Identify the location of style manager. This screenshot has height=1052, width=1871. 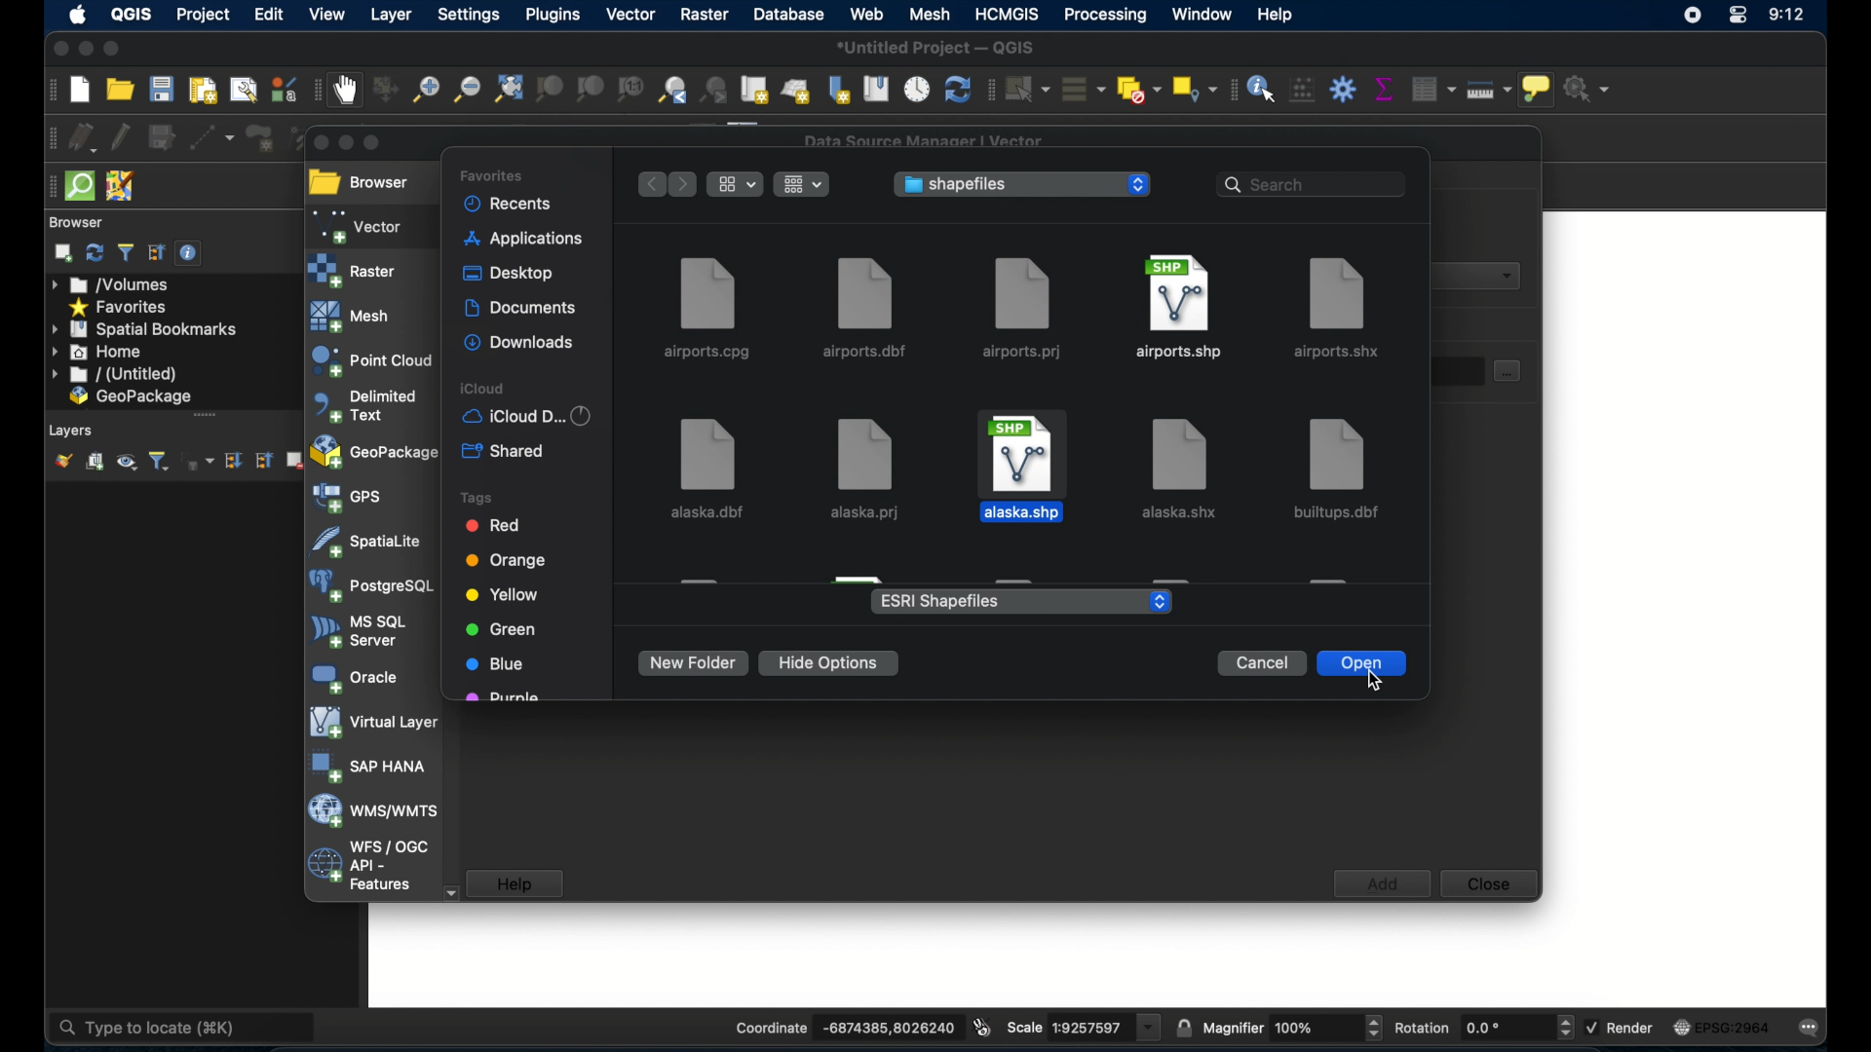
(283, 88).